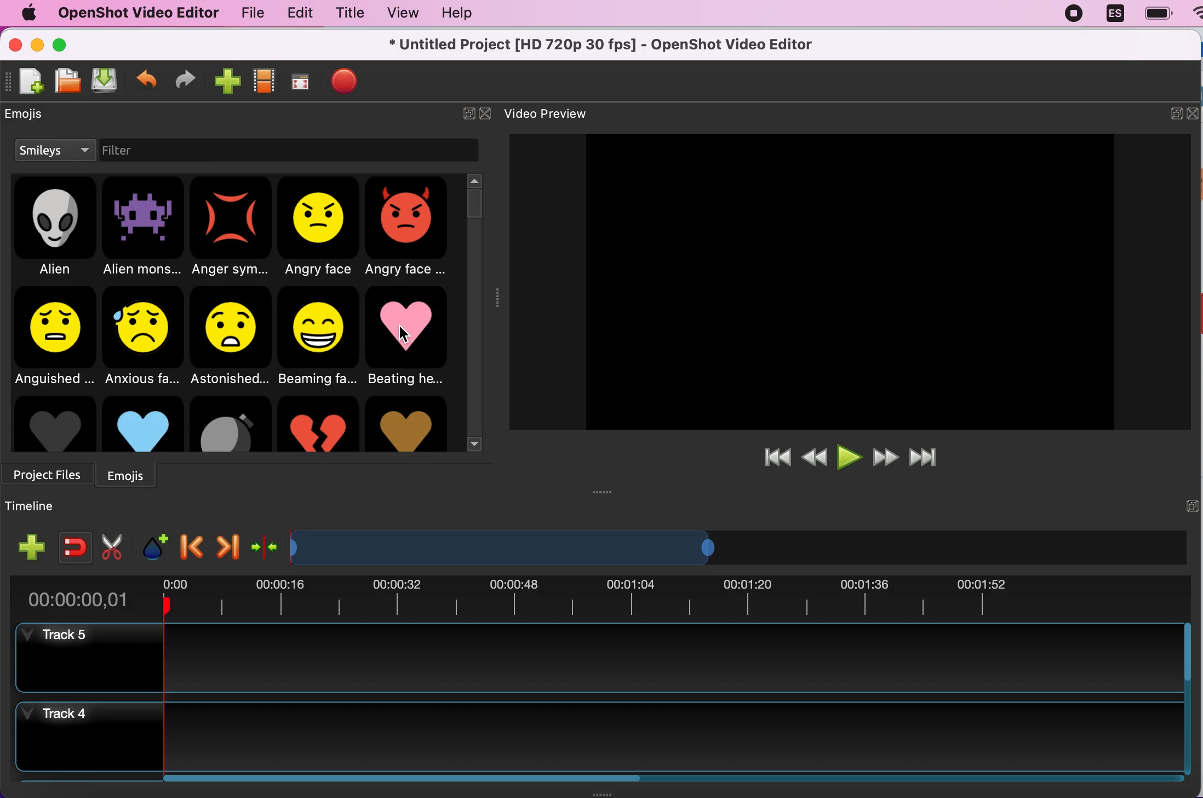 This screenshot has width=1203, height=798. I want to click on title, so click(345, 13).